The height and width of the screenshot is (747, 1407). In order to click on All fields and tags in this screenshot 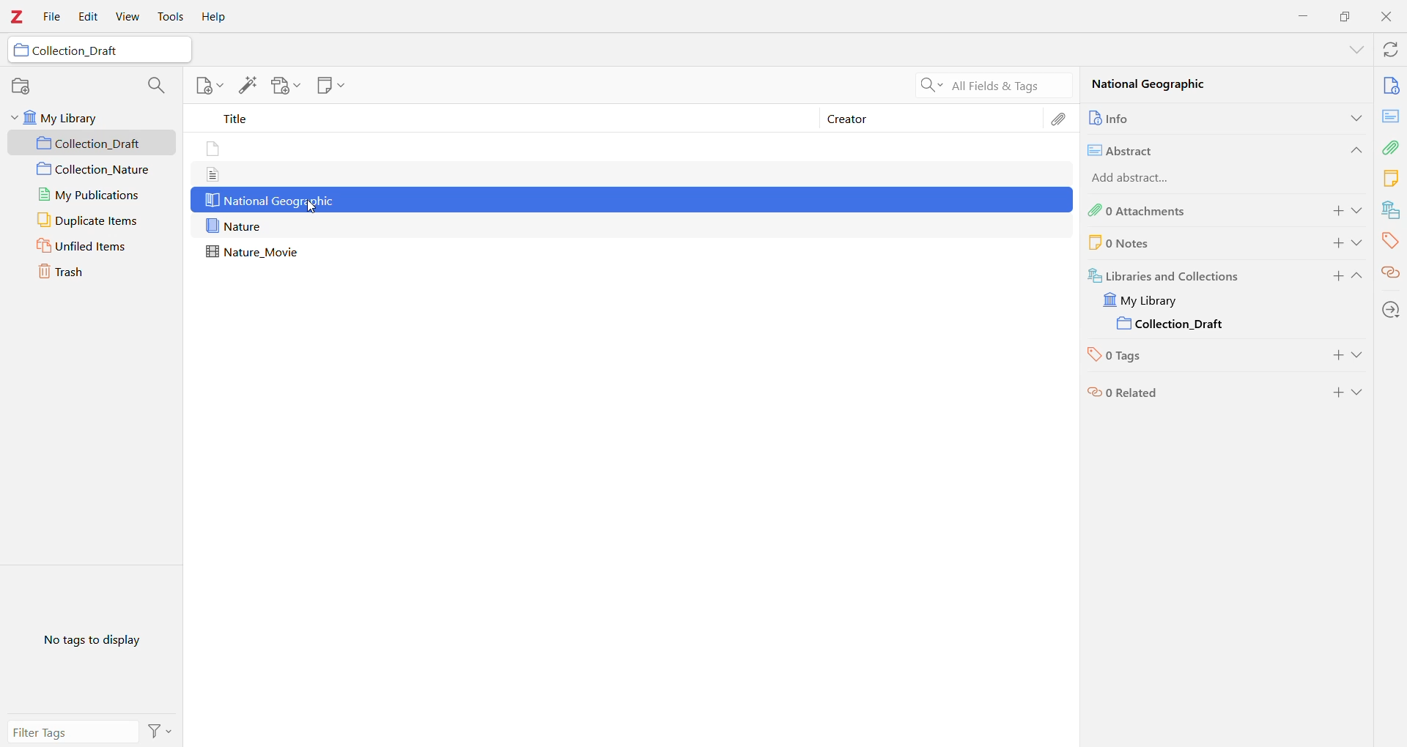, I will do `click(991, 84)`.